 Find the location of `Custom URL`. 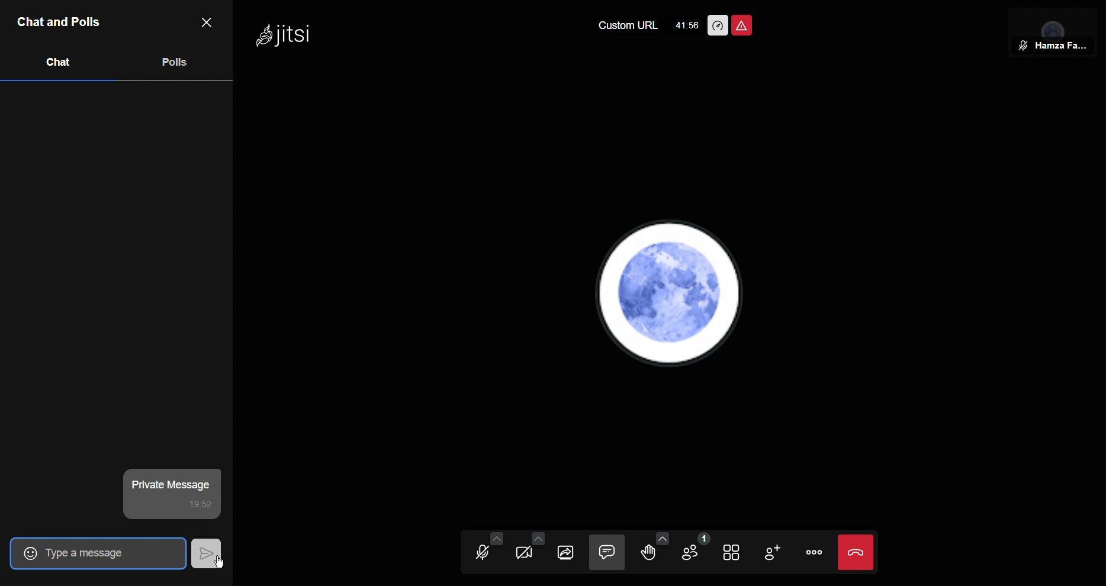

Custom URL is located at coordinates (626, 24).